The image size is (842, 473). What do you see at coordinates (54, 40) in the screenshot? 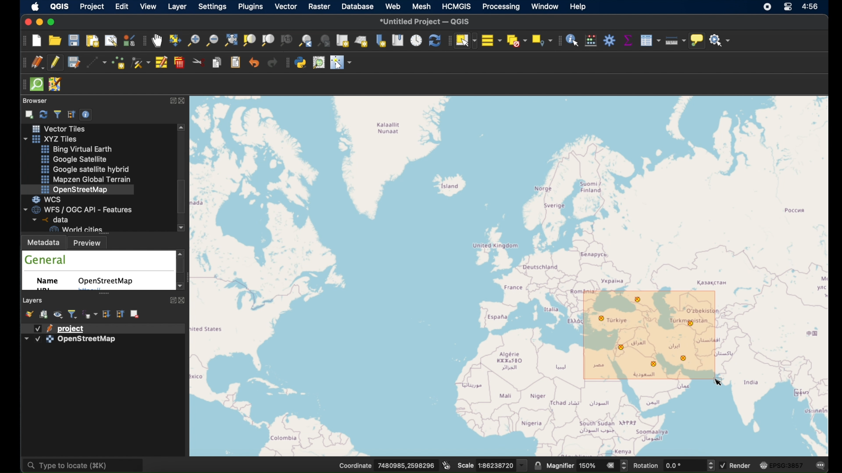
I see `open project` at bounding box center [54, 40].